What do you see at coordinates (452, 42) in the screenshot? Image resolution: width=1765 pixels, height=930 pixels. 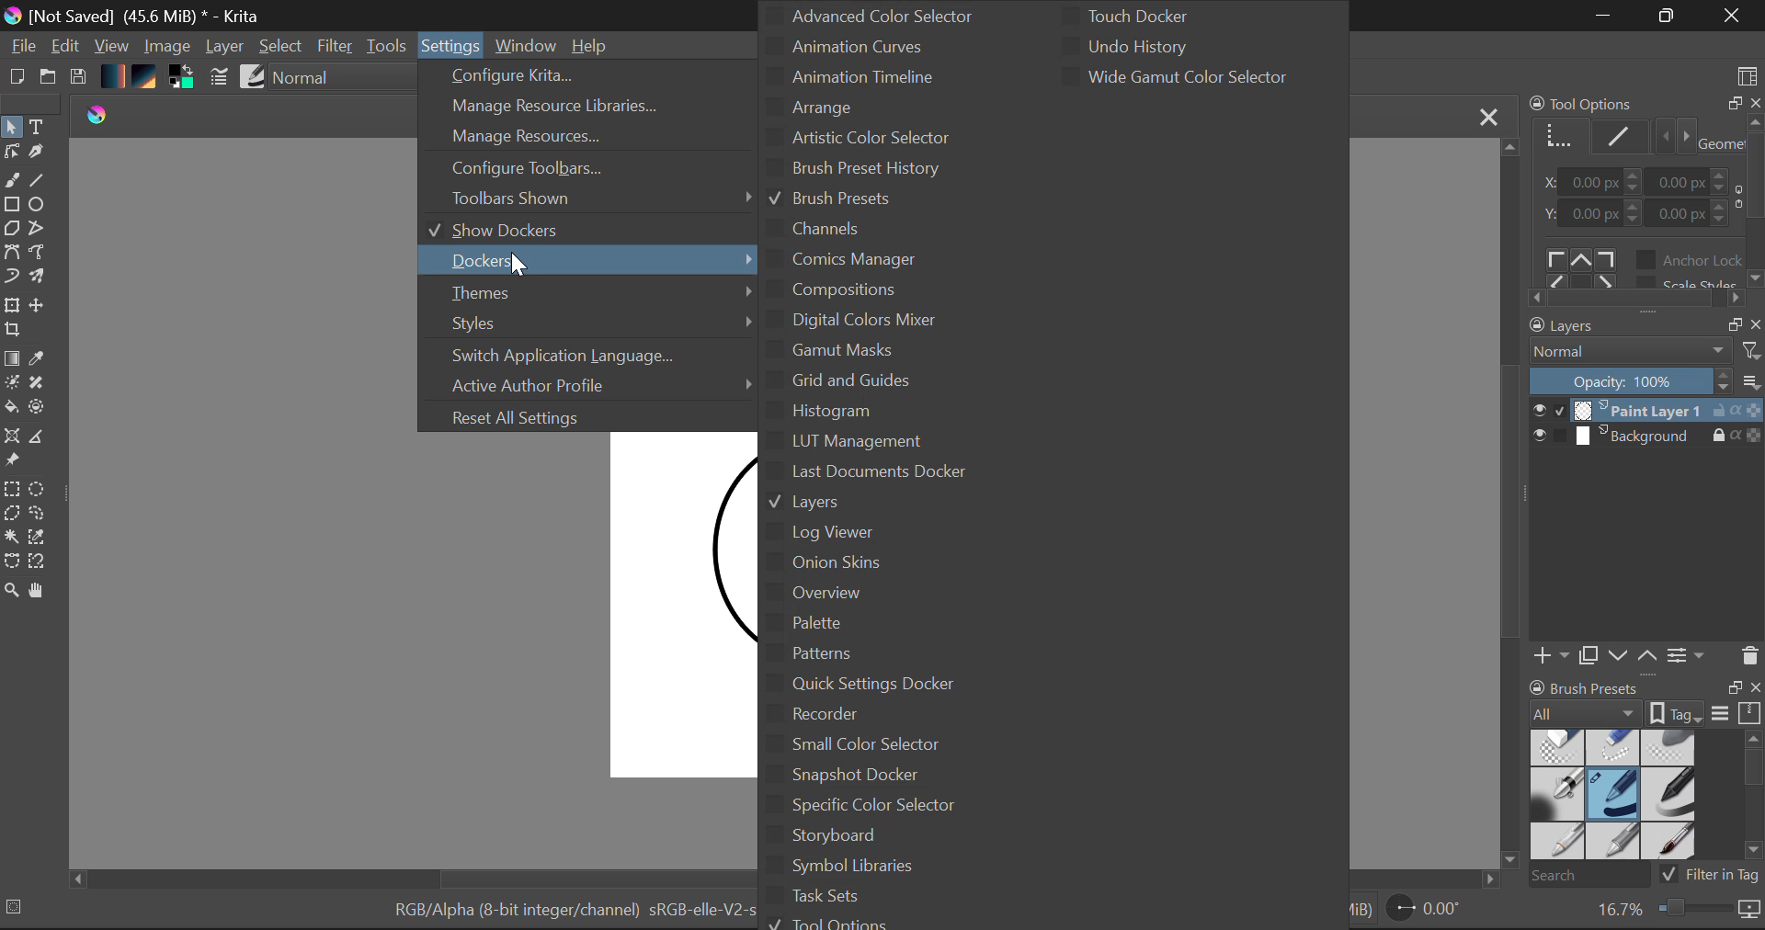 I see `Settings Menu Open` at bounding box center [452, 42].